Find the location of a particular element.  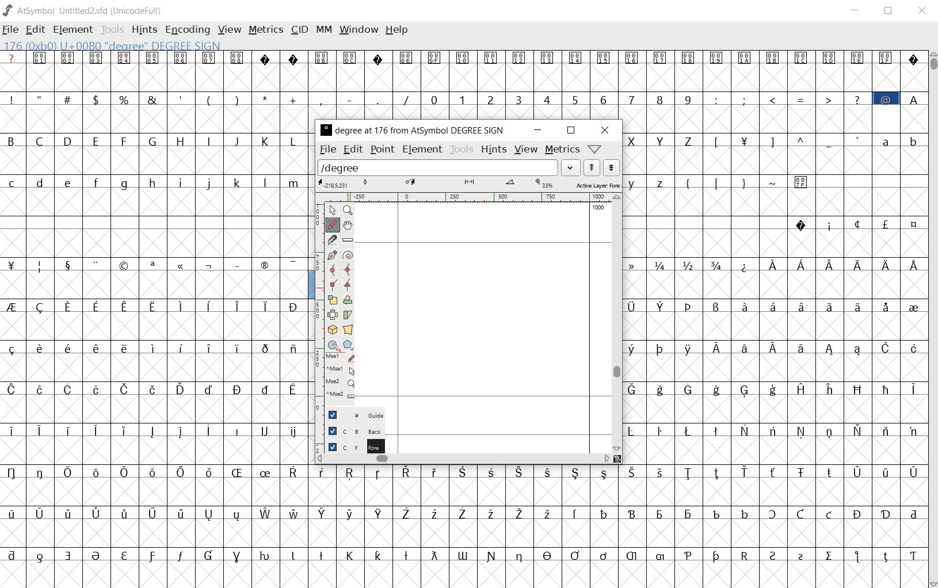

perform a perspective transformation on the selection is located at coordinates (348, 329).